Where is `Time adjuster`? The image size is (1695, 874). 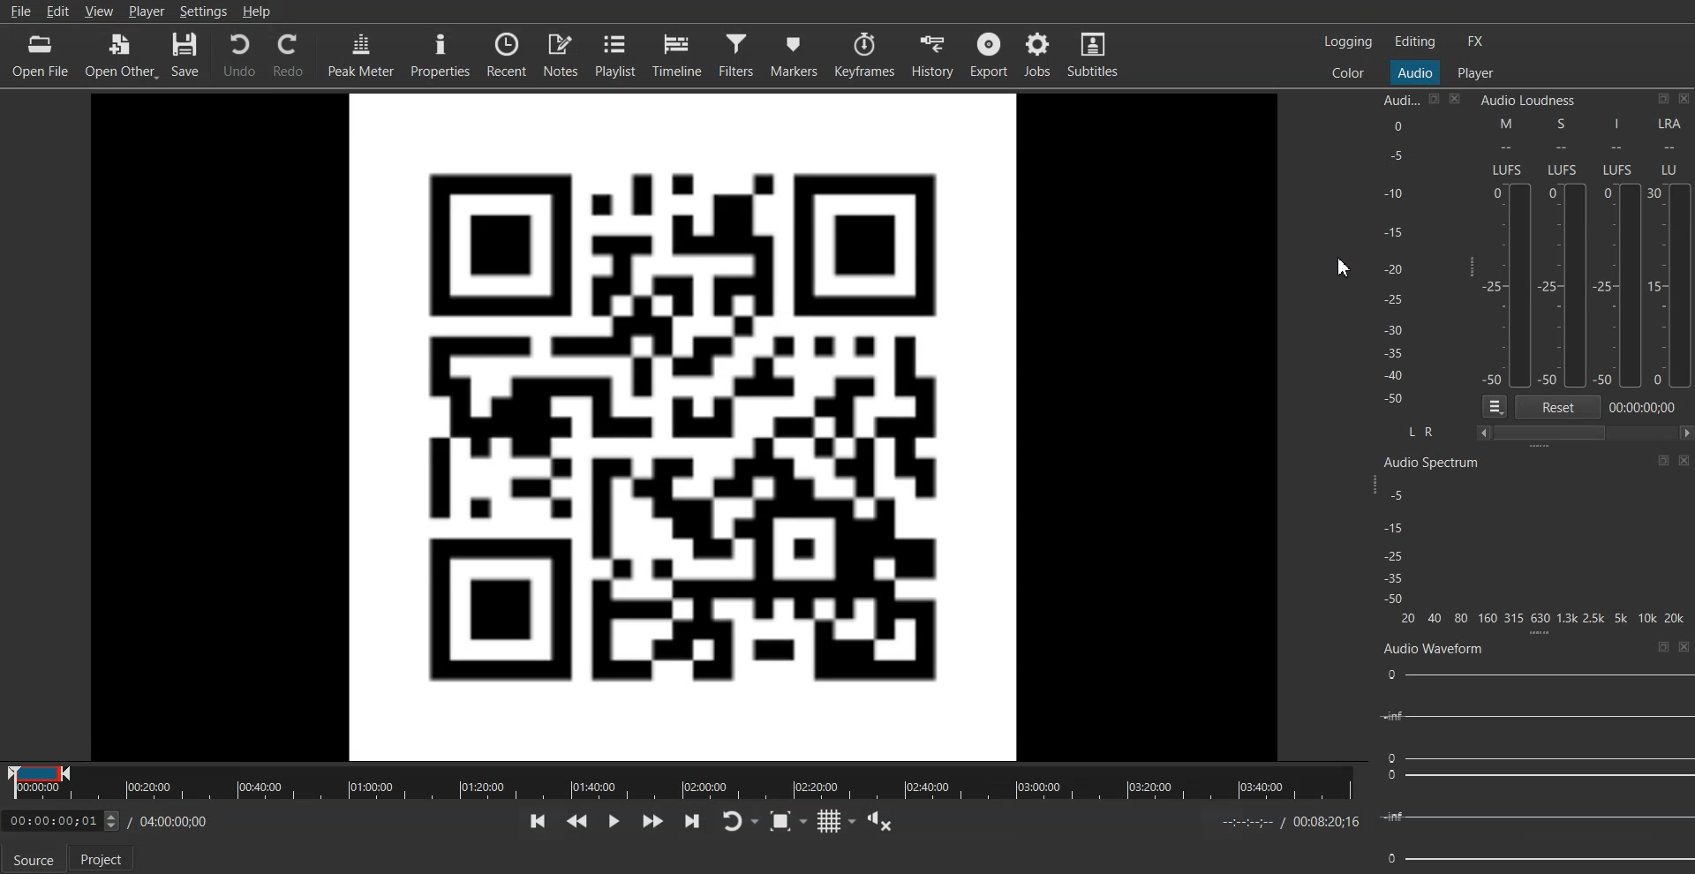 Time adjuster is located at coordinates (111, 821).